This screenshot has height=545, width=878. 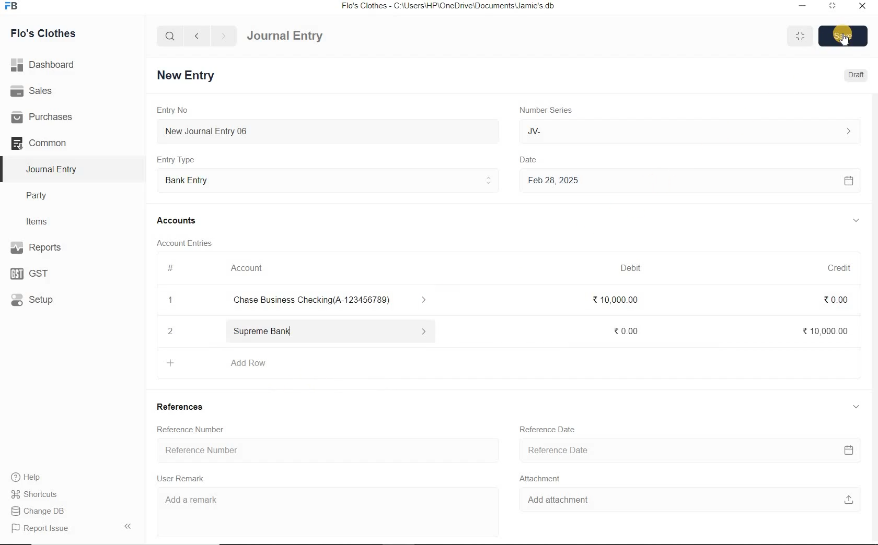 I want to click on References, so click(x=183, y=407).